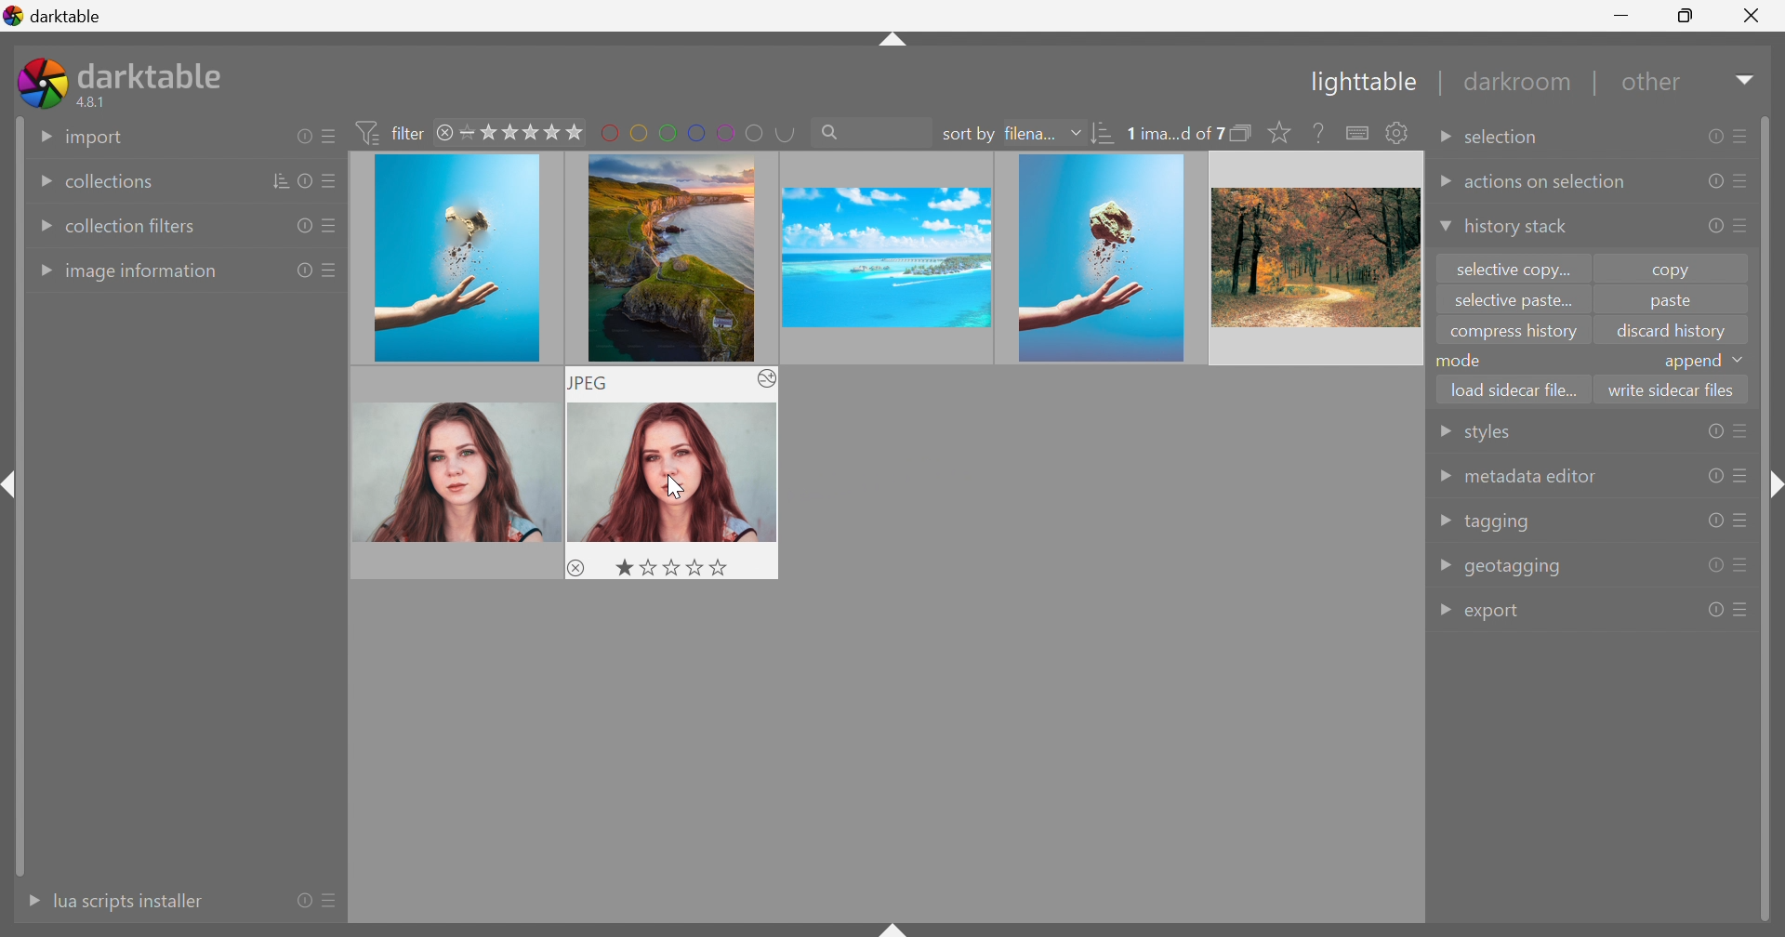 The height and width of the screenshot is (937, 1785). Describe the element at coordinates (768, 380) in the screenshot. I see `More options` at that location.